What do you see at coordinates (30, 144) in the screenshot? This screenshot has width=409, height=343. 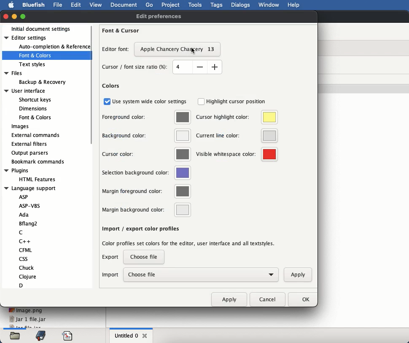 I see `external filters ` at bounding box center [30, 144].